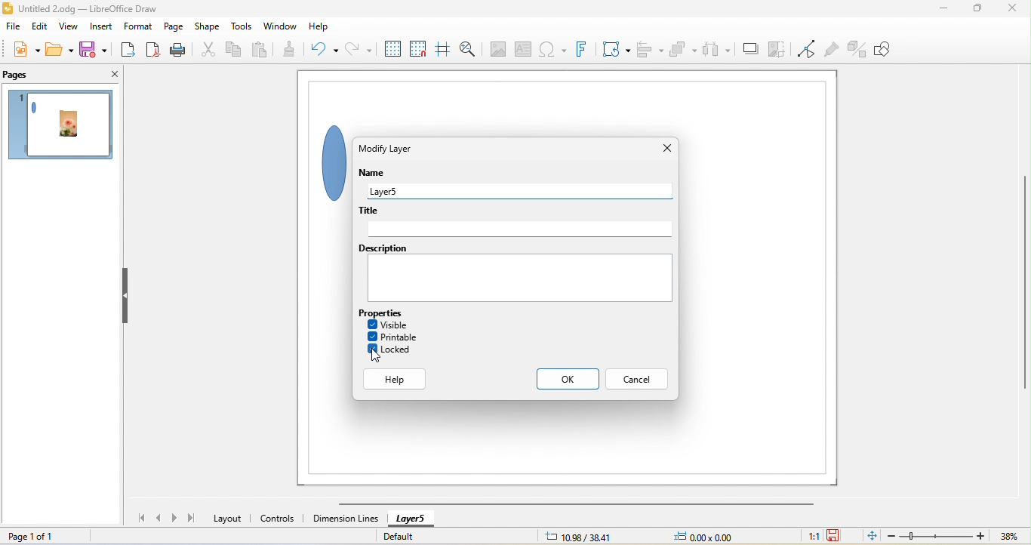  What do you see at coordinates (377, 355) in the screenshot?
I see `cursor movement` at bounding box center [377, 355].